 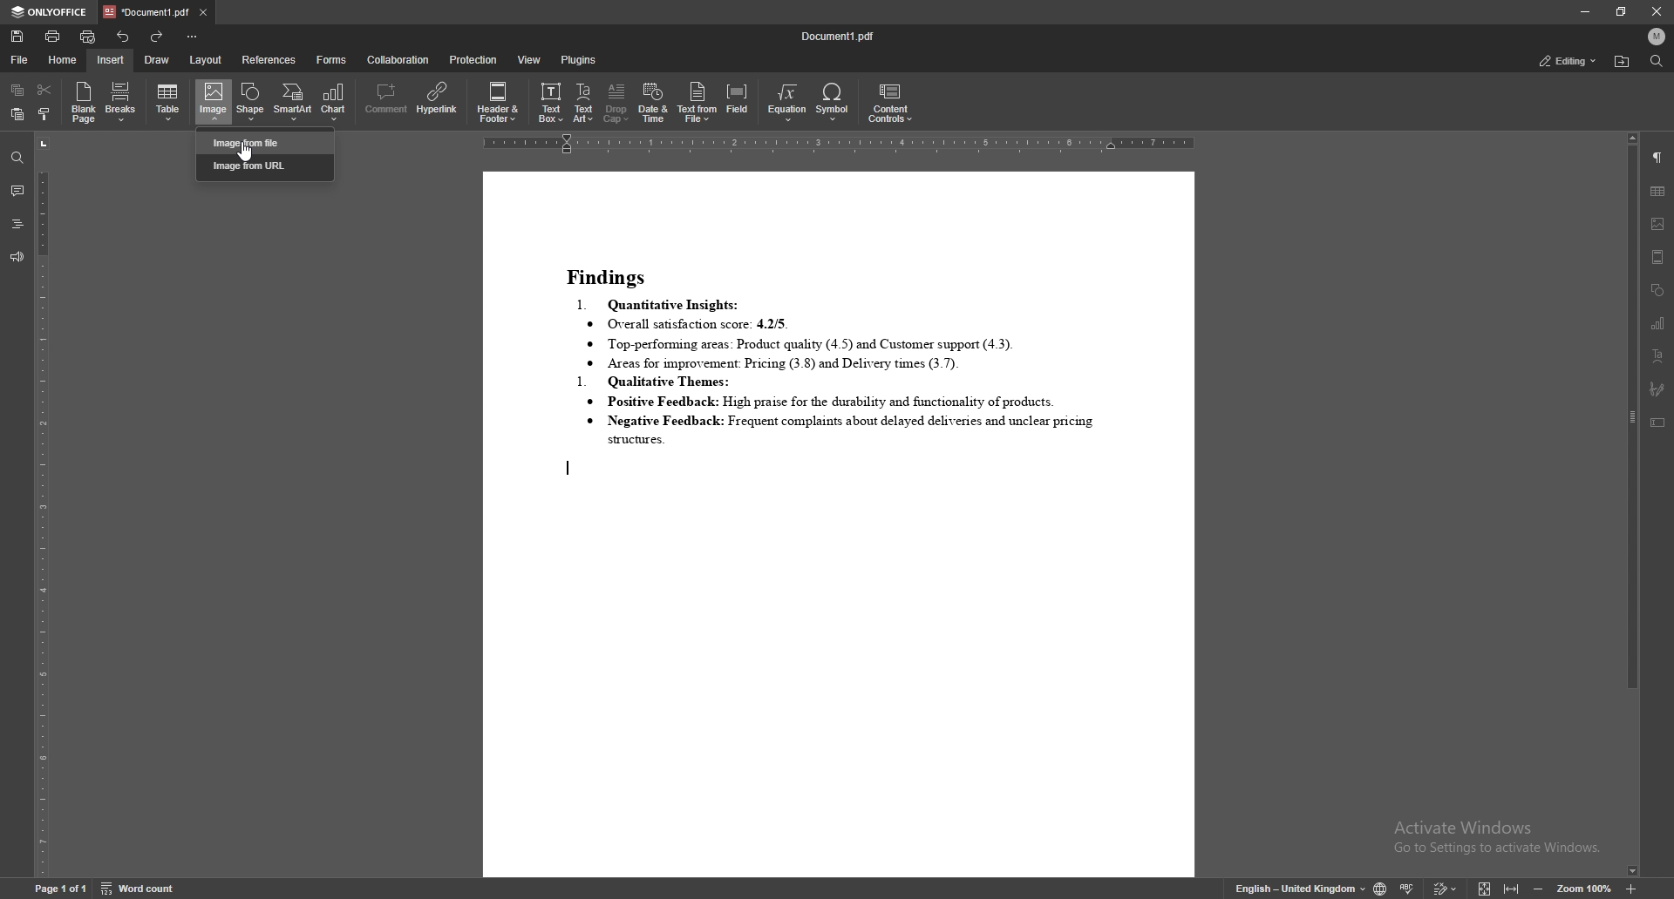 What do you see at coordinates (268, 142) in the screenshot?
I see `image from file` at bounding box center [268, 142].